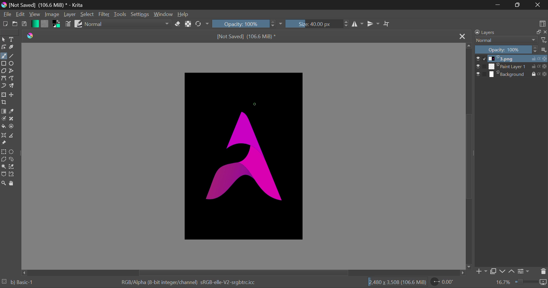  I want to click on Lock Alpha, so click(188, 24).